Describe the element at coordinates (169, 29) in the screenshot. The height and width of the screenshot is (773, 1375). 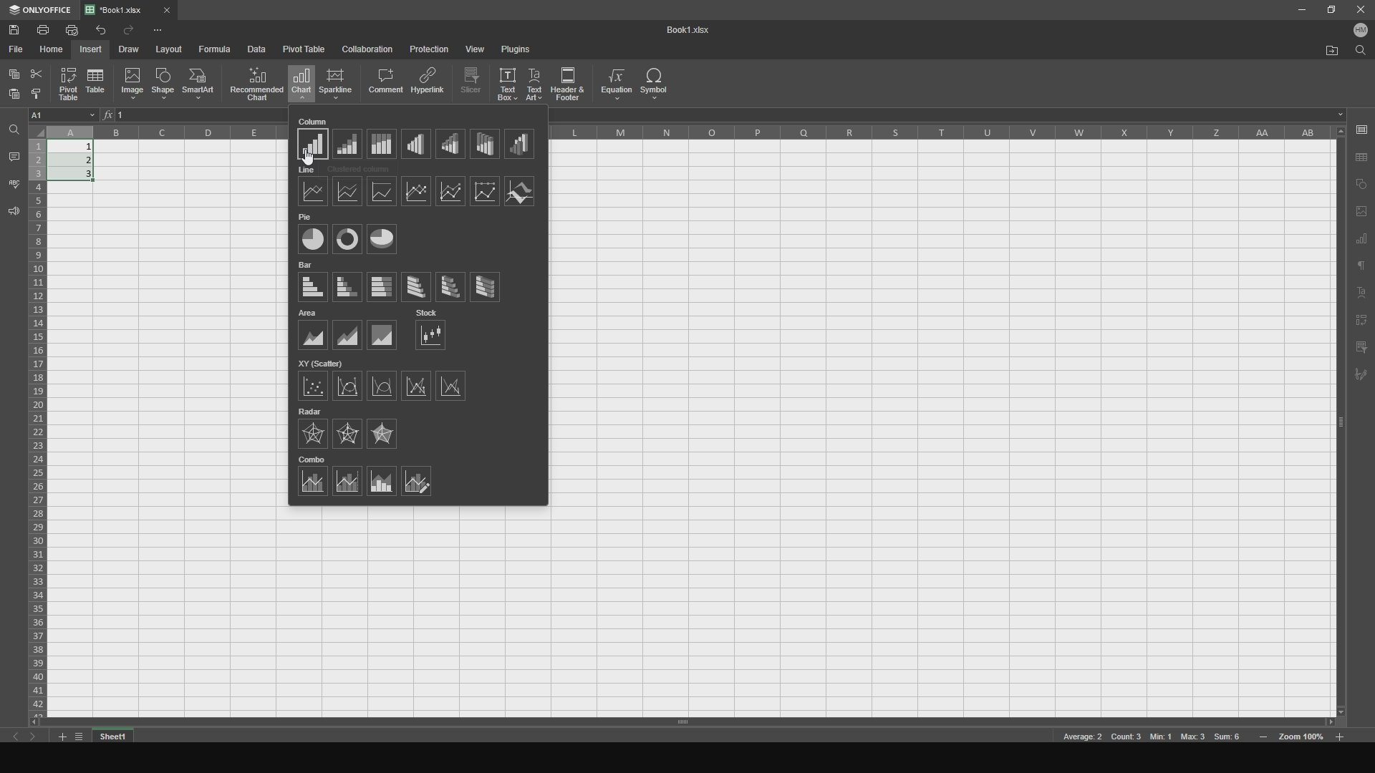
I see `options` at that location.